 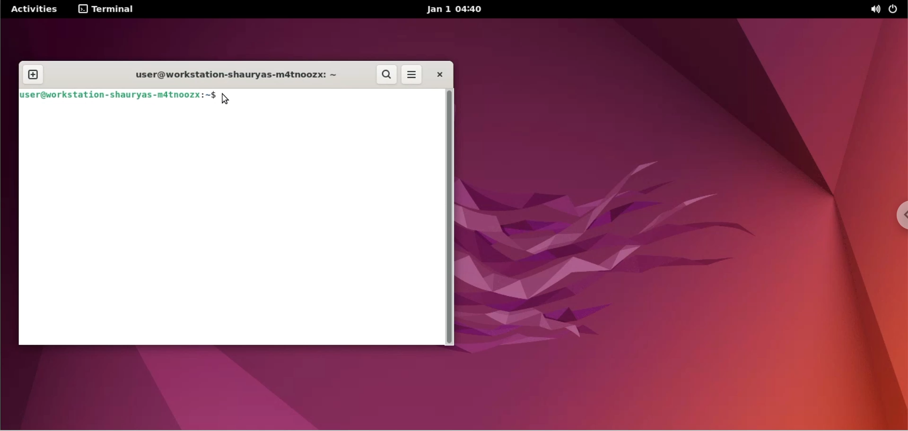 I want to click on Jan 1 04:40, so click(x=456, y=10).